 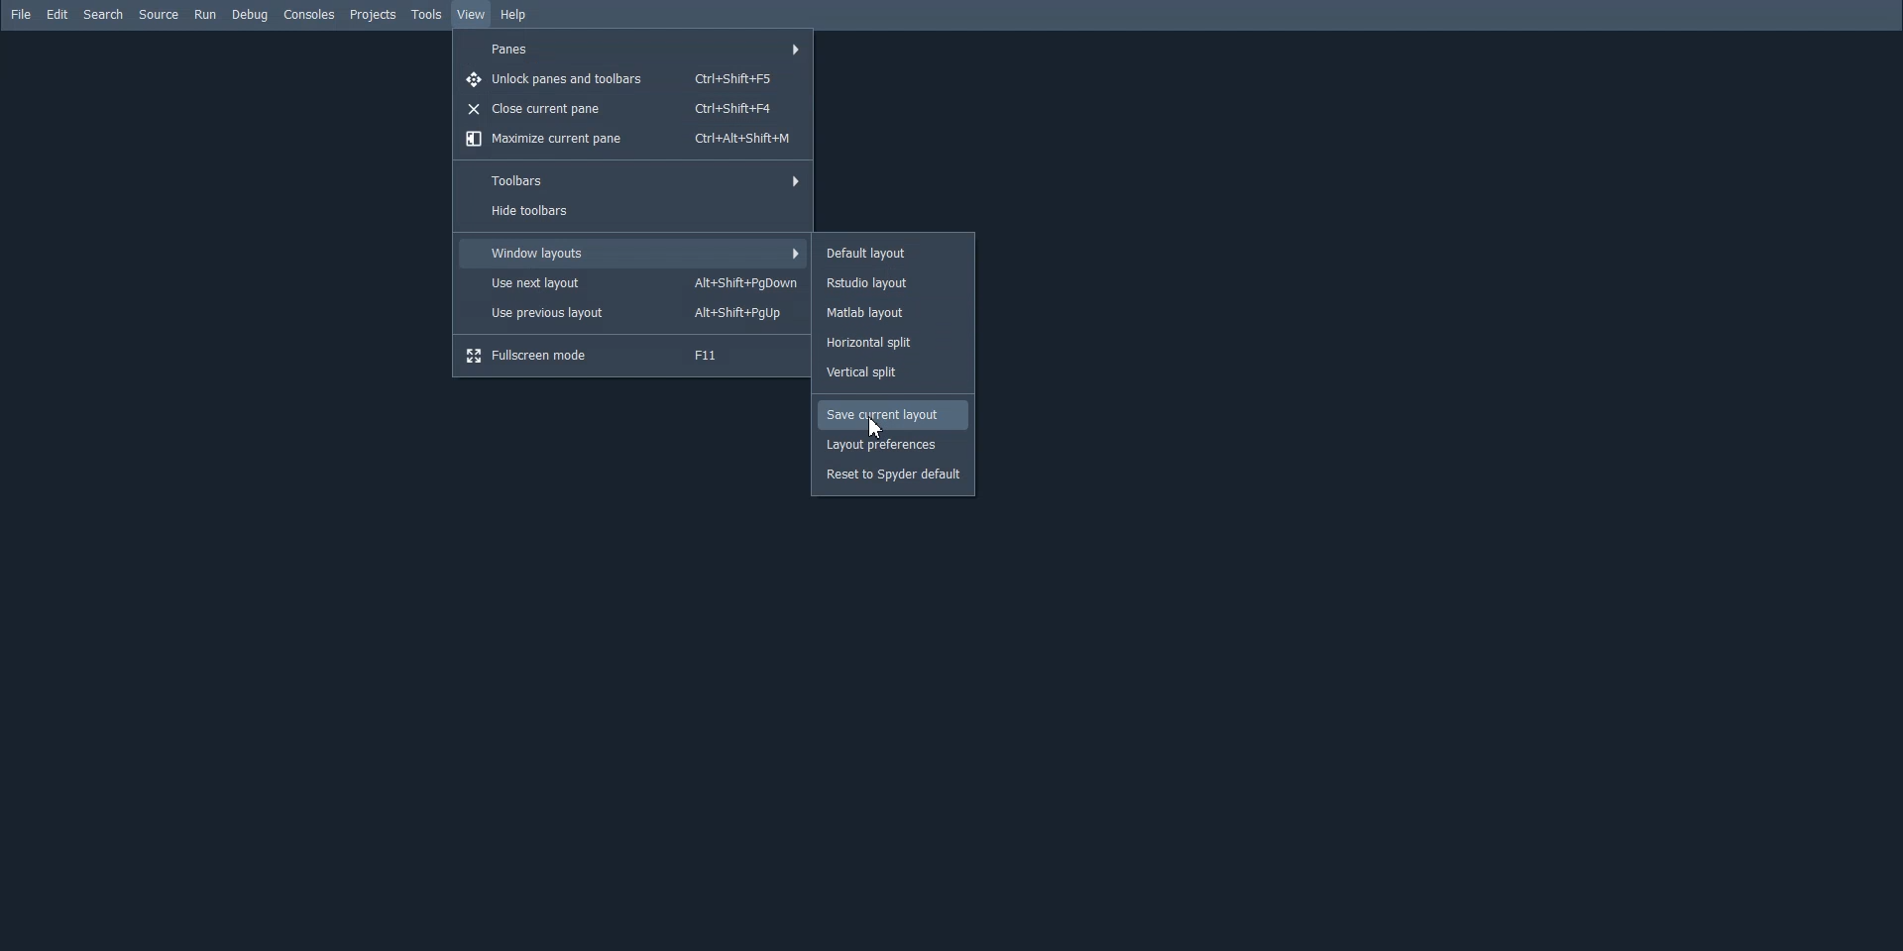 What do you see at coordinates (893, 251) in the screenshot?
I see `Default layout` at bounding box center [893, 251].